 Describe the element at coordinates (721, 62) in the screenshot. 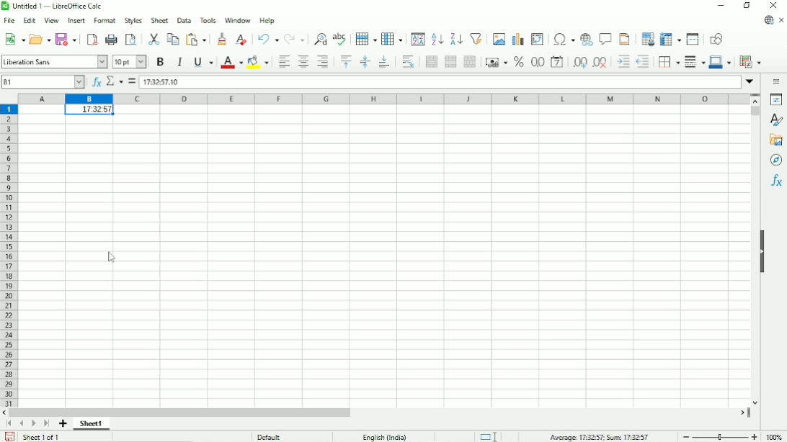

I see `Border color` at that location.